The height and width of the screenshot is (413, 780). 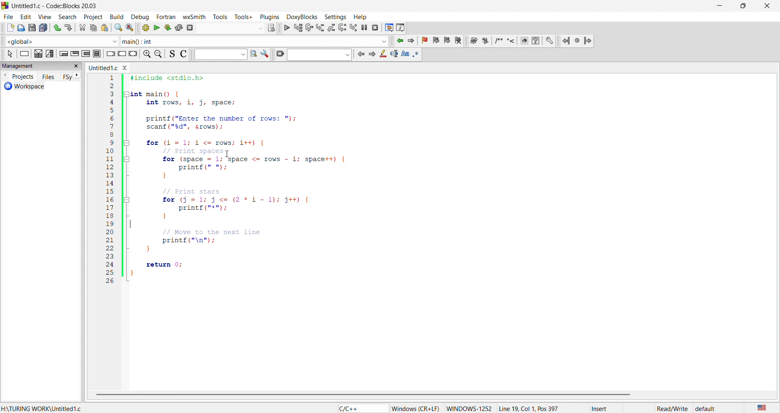 What do you see at coordinates (170, 55) in the screenshot?
I see `toggle source` at bounding box center [170, 55].